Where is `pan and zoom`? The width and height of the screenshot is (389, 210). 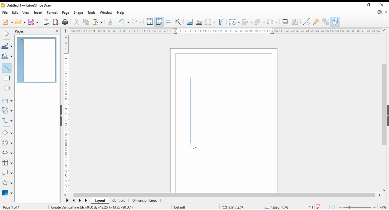
pan and zoom is located at coordinates (178, 22).